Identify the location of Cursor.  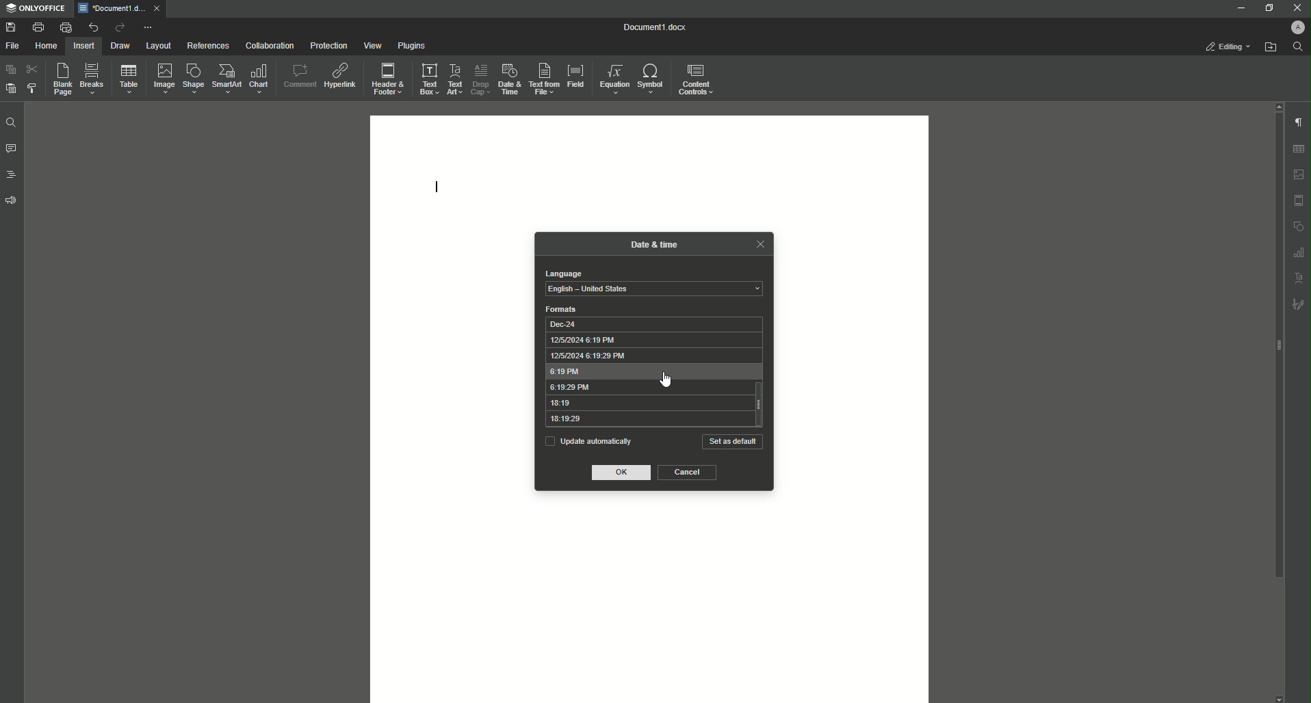
(664, 381).